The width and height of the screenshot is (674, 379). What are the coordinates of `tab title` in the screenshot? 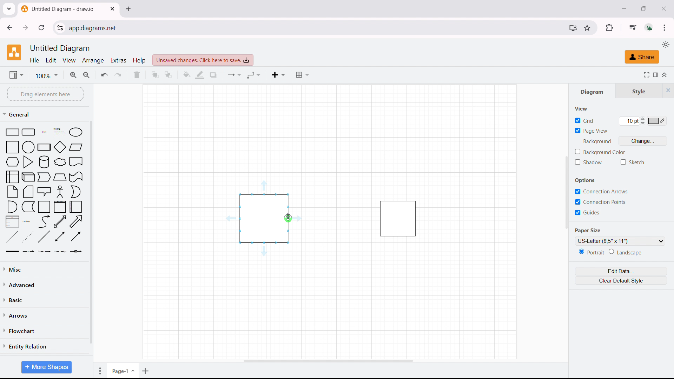 It's located at (58, 9).